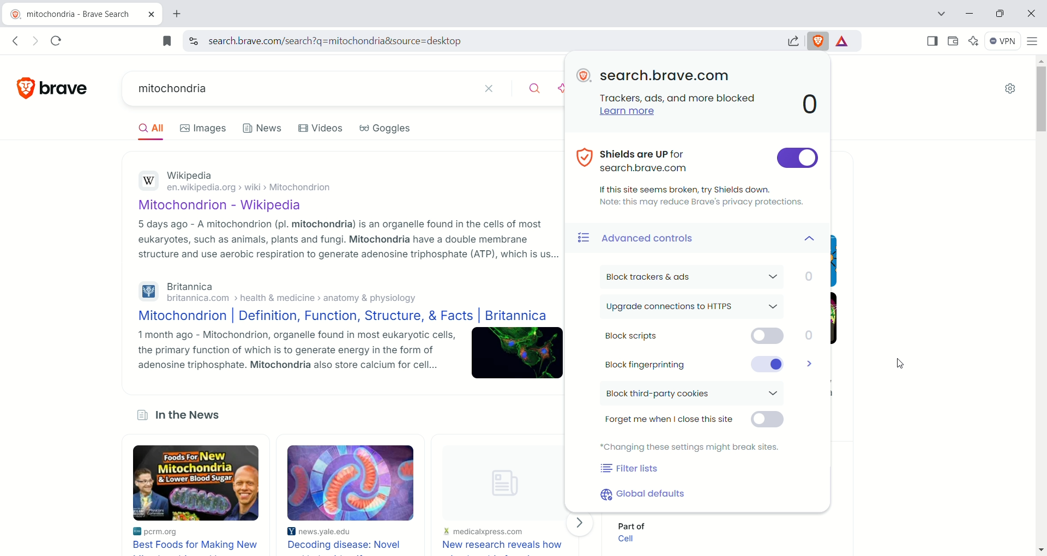 Image resolution: width=1047 pixels, height=556 pixels. Describe the element at coordinates (1040, 305) in the screenshot. I see `vertical scroll bar` at that location.